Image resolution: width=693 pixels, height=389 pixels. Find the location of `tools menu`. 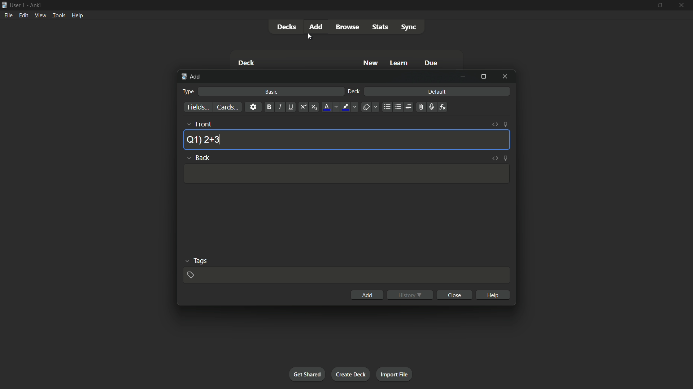

tools menu is located at coordinates (58, 15).